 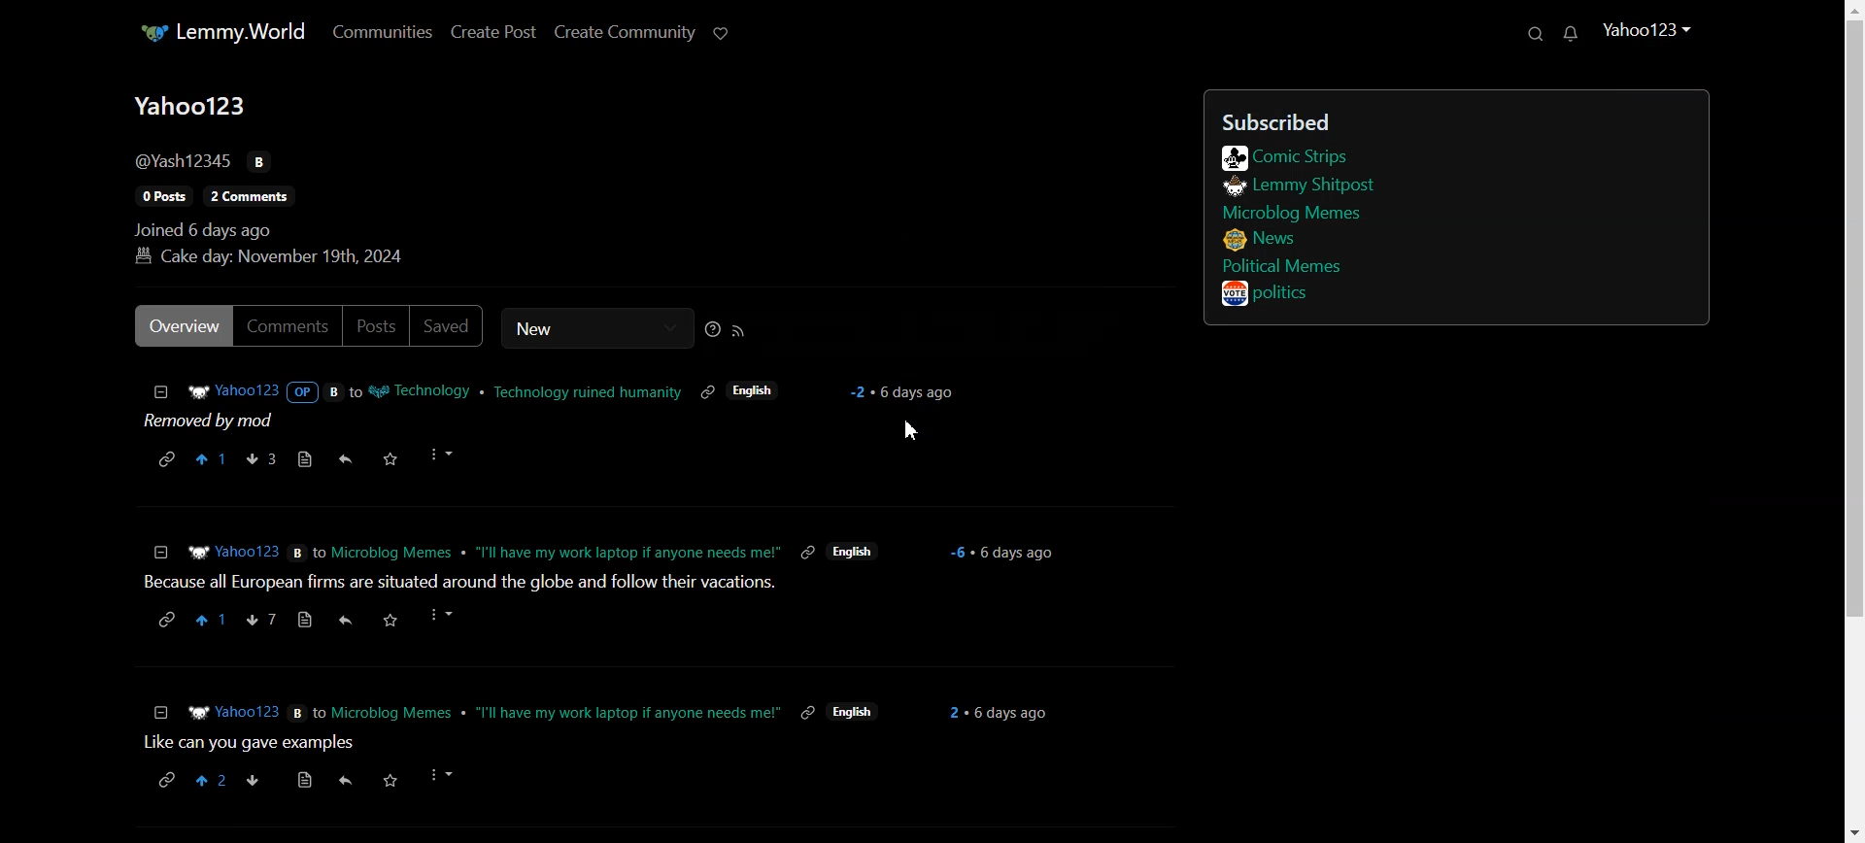 What do you see at coordinates (161, 551) in the screenshot?
I see `collapse` at bounding box center [161, 551].